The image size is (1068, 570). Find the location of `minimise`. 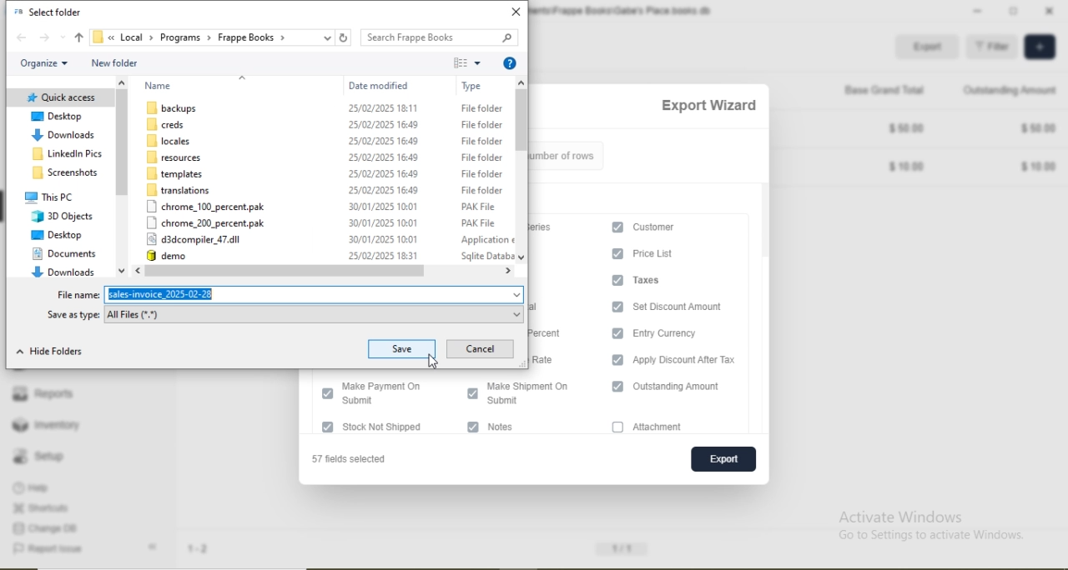

minimise is located at coordinates (977, 10).